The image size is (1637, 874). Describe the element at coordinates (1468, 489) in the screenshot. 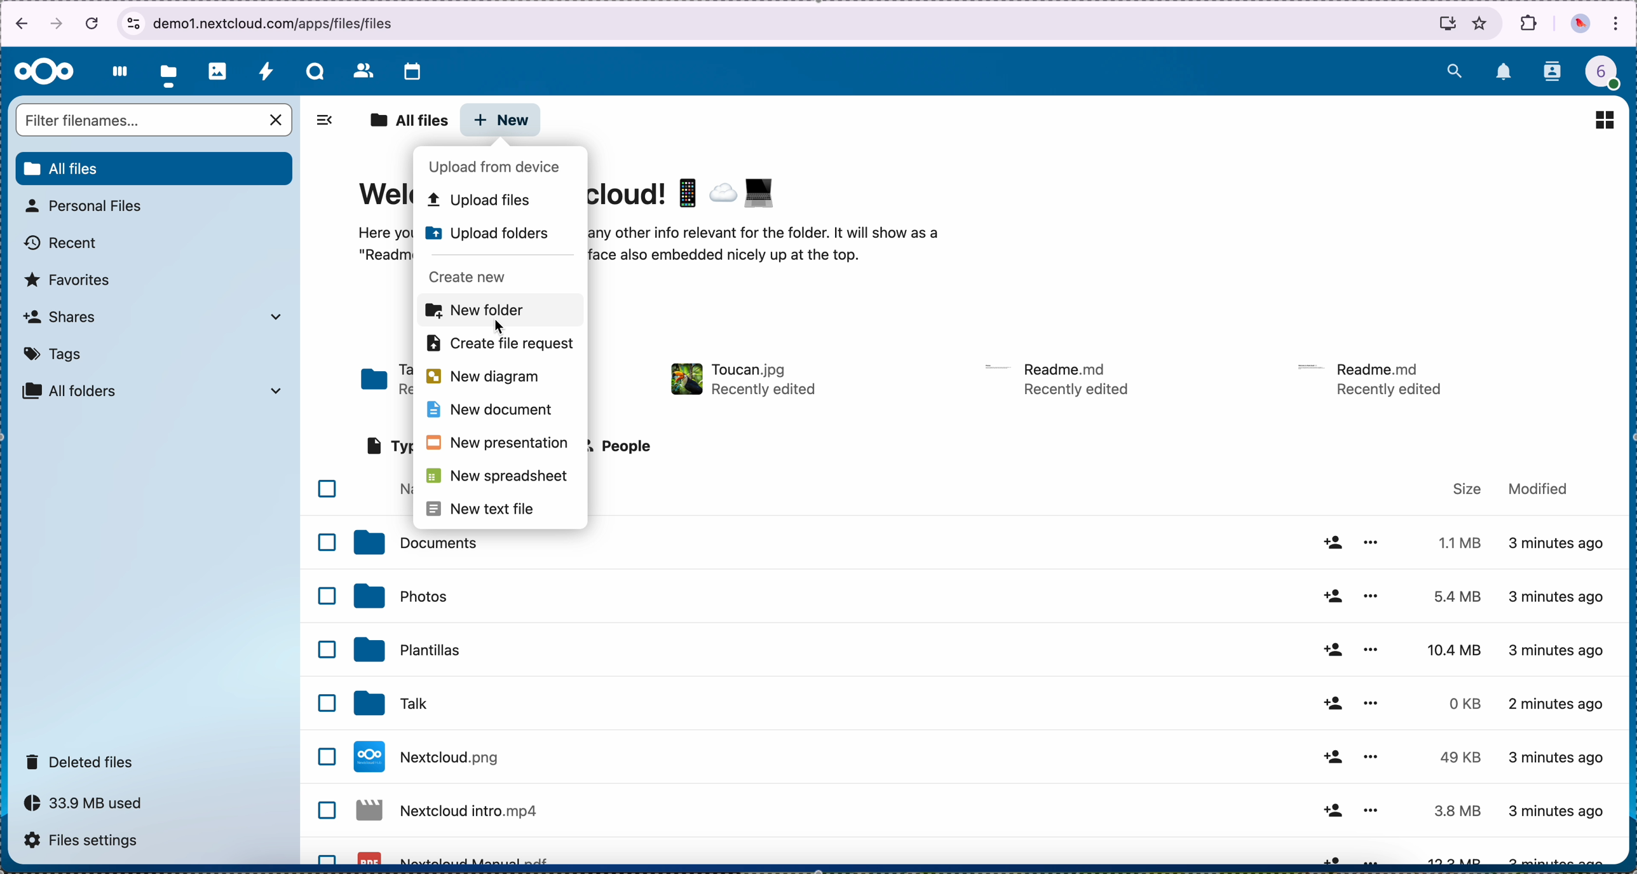

I see `size` at that location.